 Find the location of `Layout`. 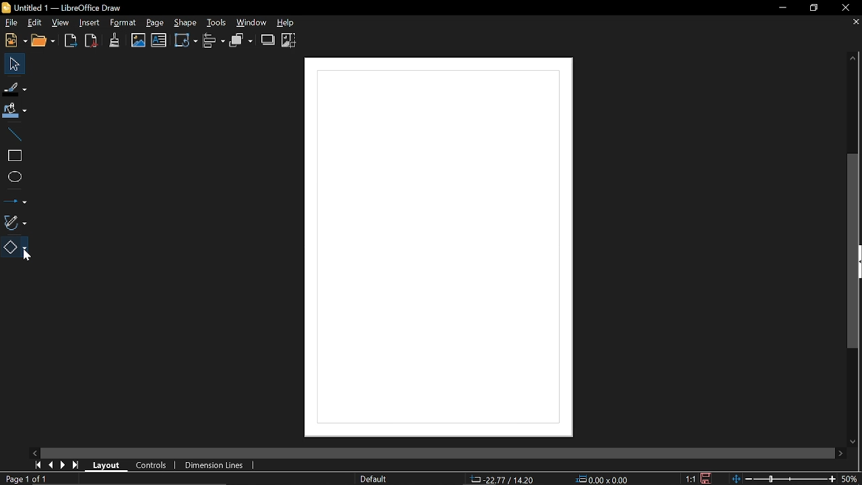

Layout is located at coordinates (104, 464).